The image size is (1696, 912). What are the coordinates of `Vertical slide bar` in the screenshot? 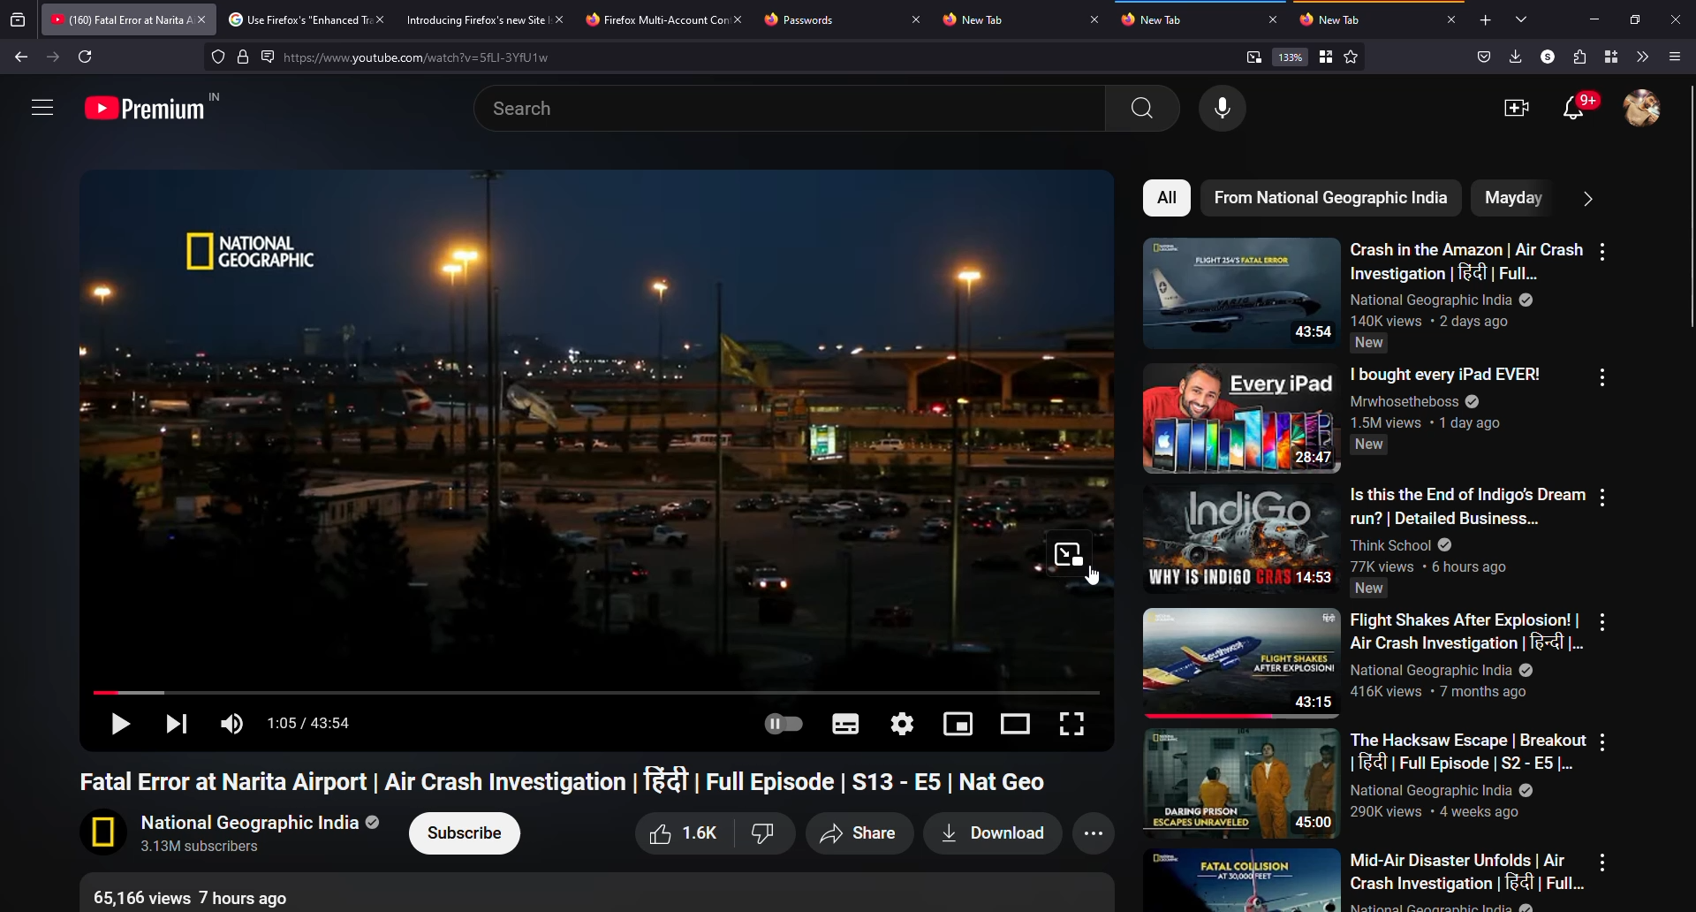 It's located at (1692, 206).